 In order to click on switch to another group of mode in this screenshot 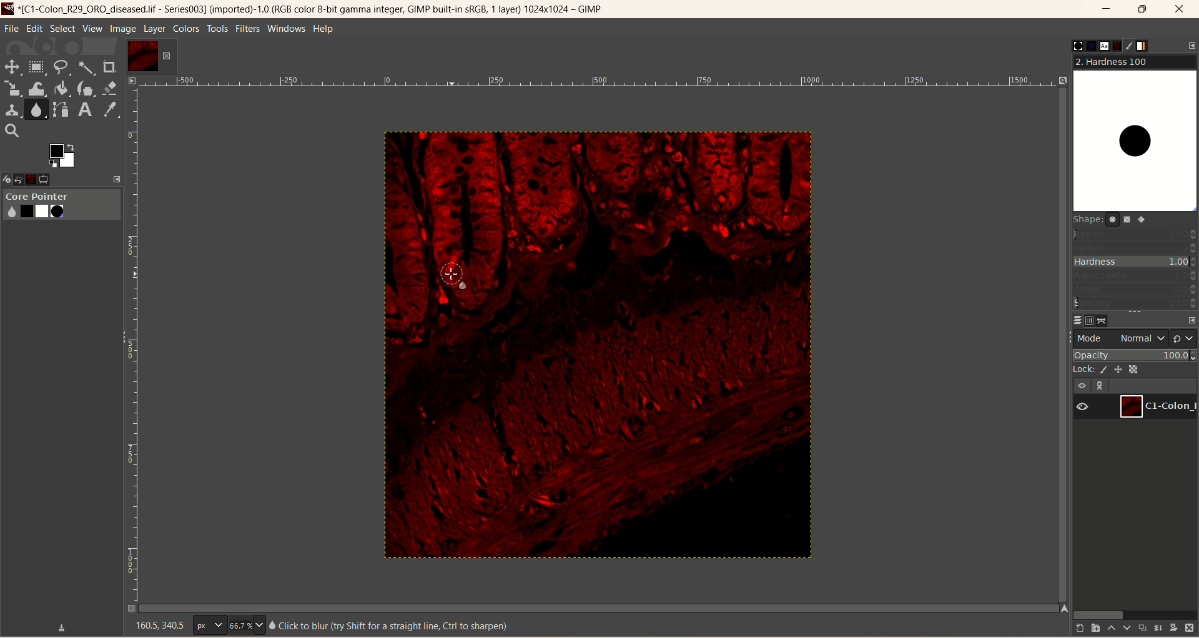, I will do `click(1185, 338)`.